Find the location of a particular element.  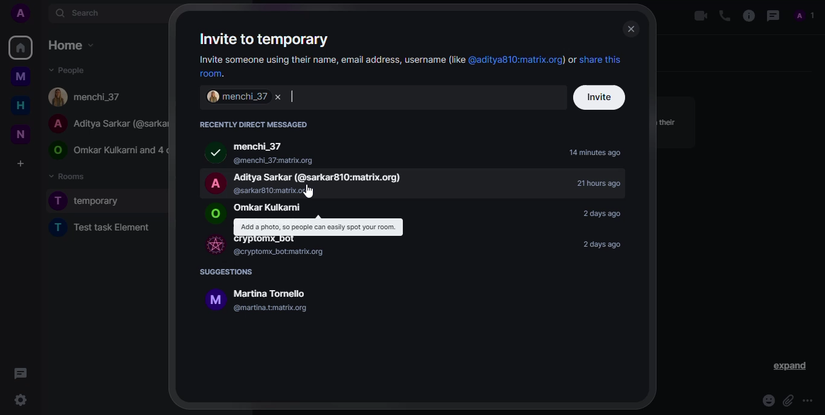

search is located at coordinates (80, 14).